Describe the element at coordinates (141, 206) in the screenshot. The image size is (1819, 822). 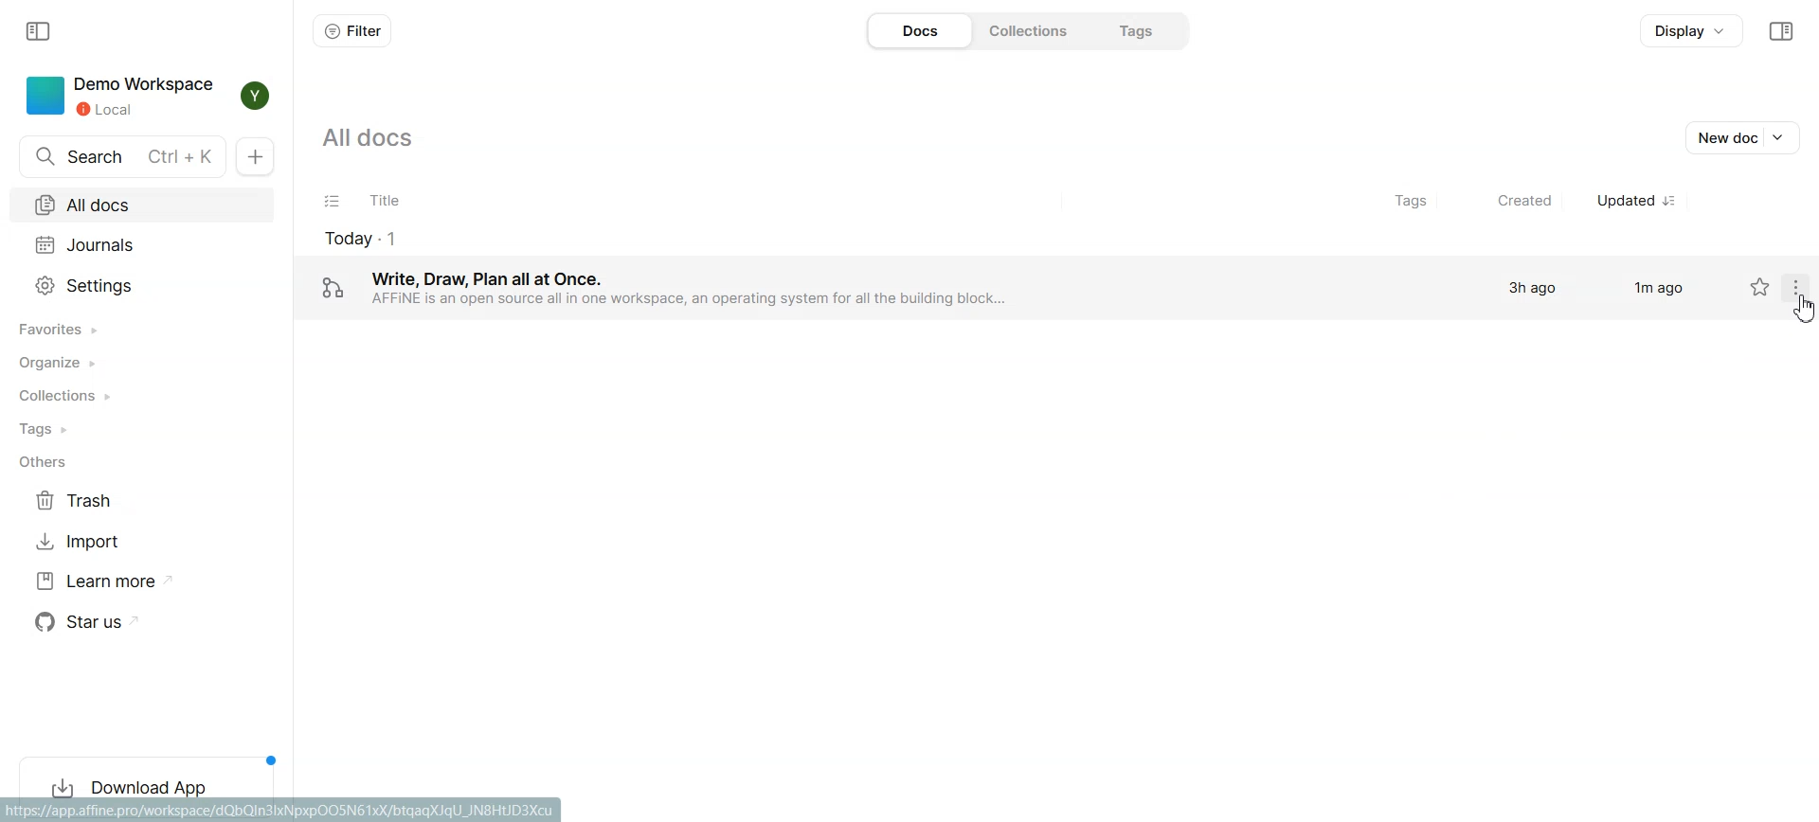
I see `All docs` at that location.